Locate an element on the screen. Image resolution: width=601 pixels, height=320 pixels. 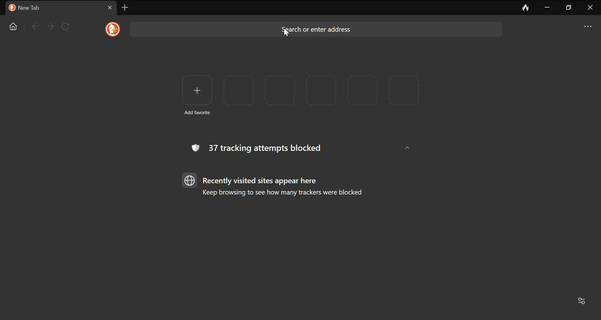
dropdown is located at coordinates (405, 147).